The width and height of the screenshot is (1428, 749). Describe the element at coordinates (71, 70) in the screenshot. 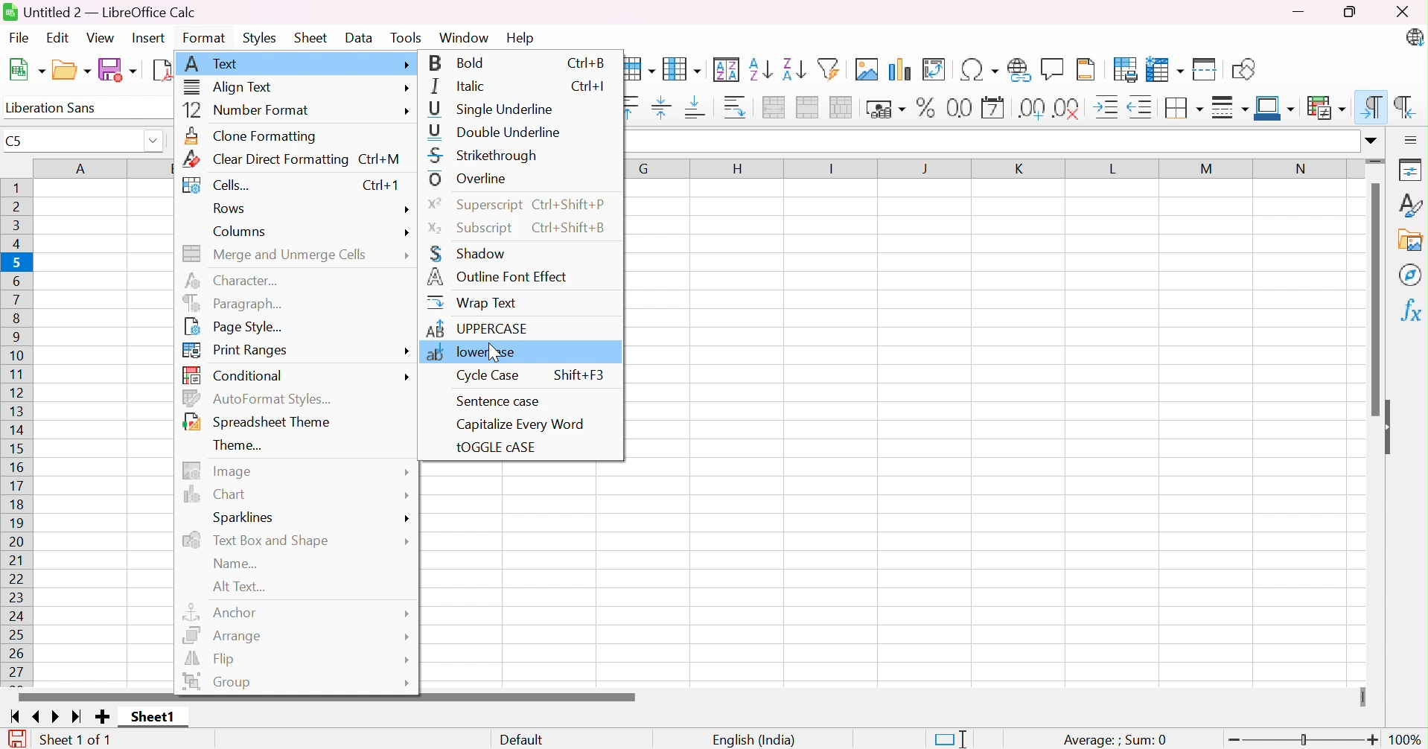

I see `Open` at that location.